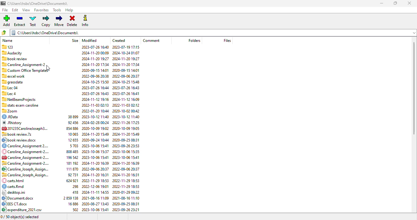  I want to click on 418, so click(74, 192).